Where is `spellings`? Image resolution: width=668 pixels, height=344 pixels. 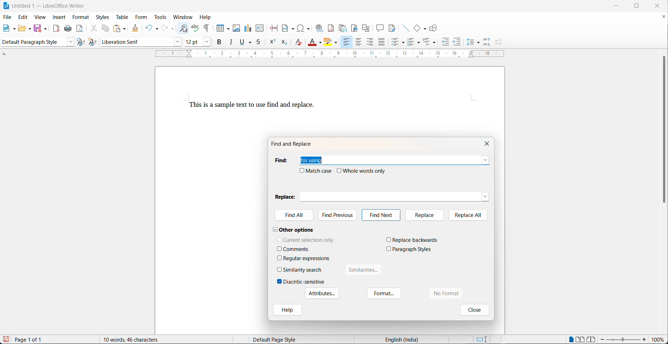
spellings is located at coordinates (195, 26).